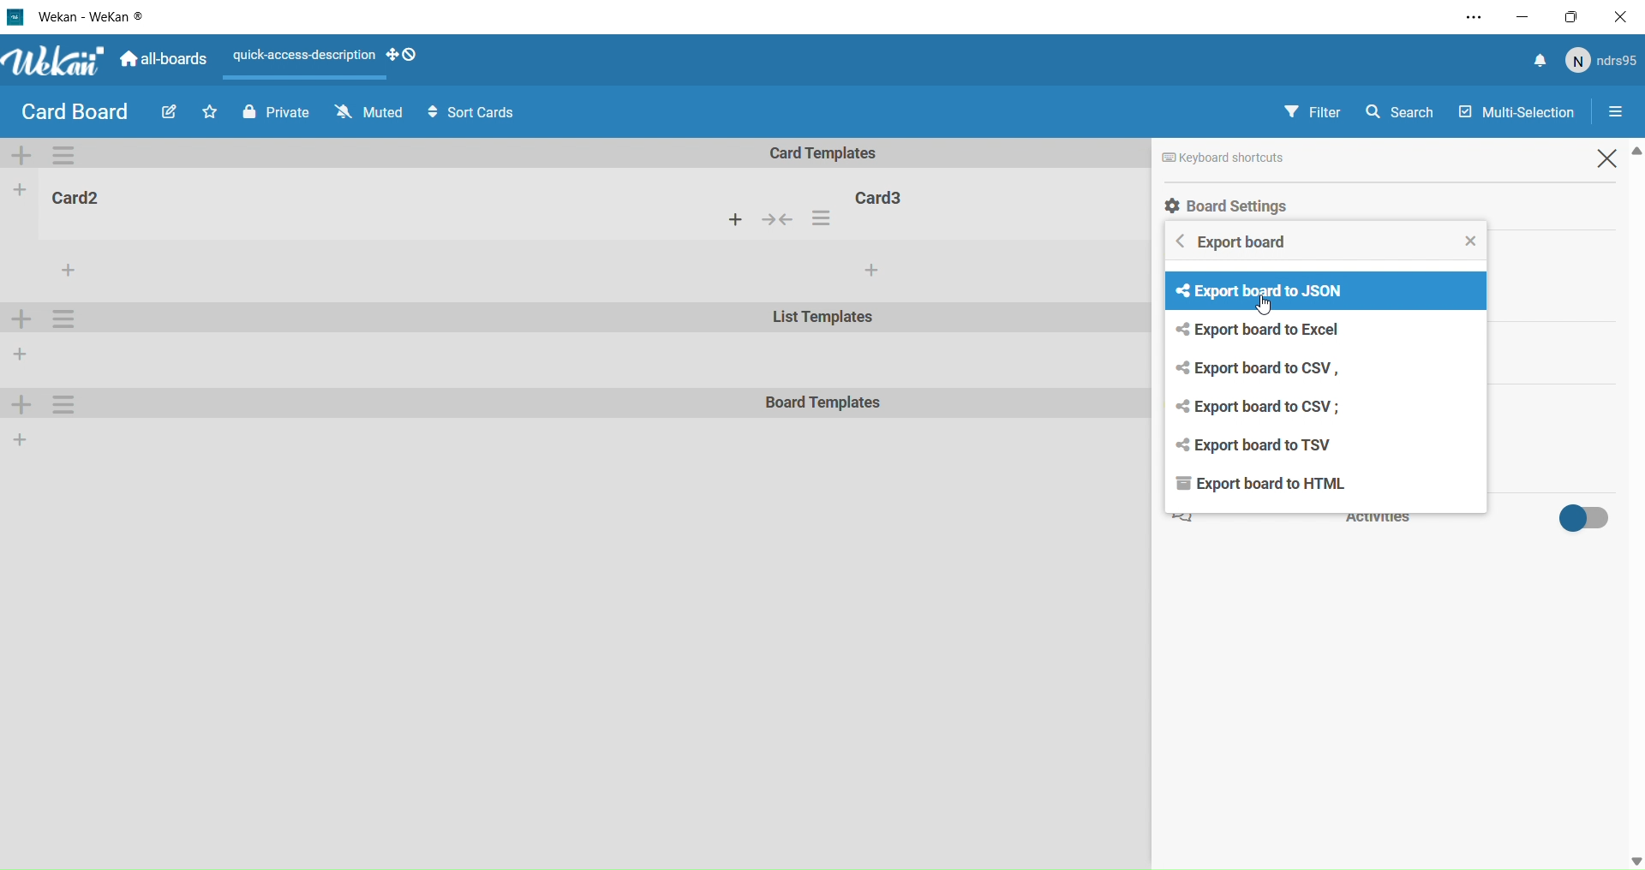 The image size is (1645, 870). What do you see at coordinates (826, 218) in the screenshot?
I see `actions` at bounding box center [826, 218].